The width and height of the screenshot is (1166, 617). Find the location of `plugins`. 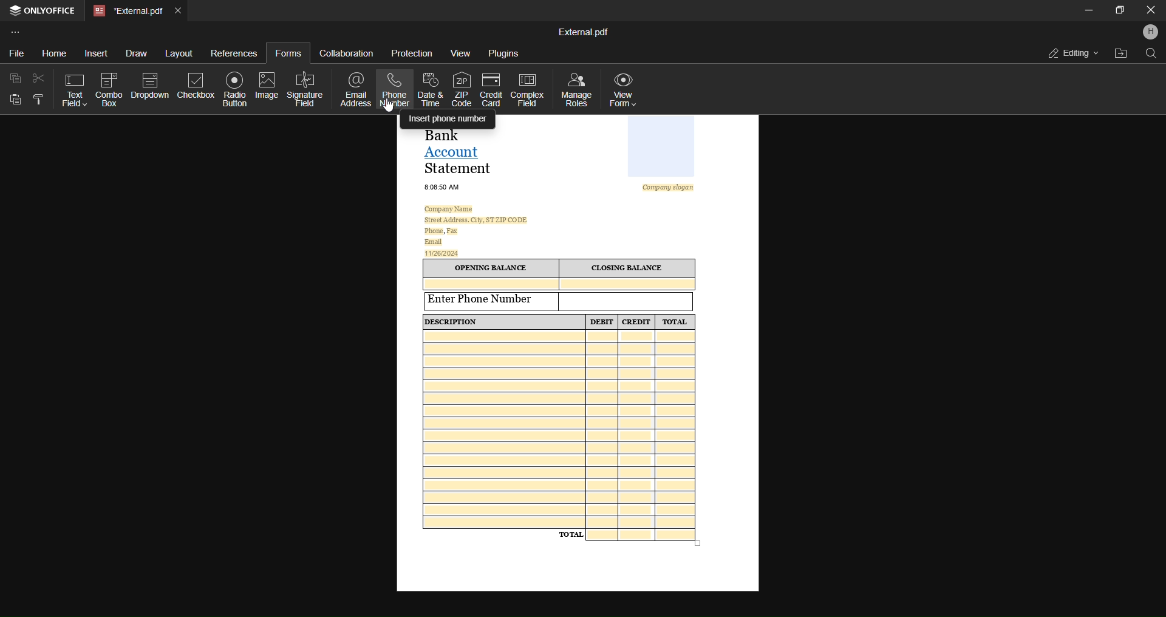

plugins is located at coordinates (505, 54).